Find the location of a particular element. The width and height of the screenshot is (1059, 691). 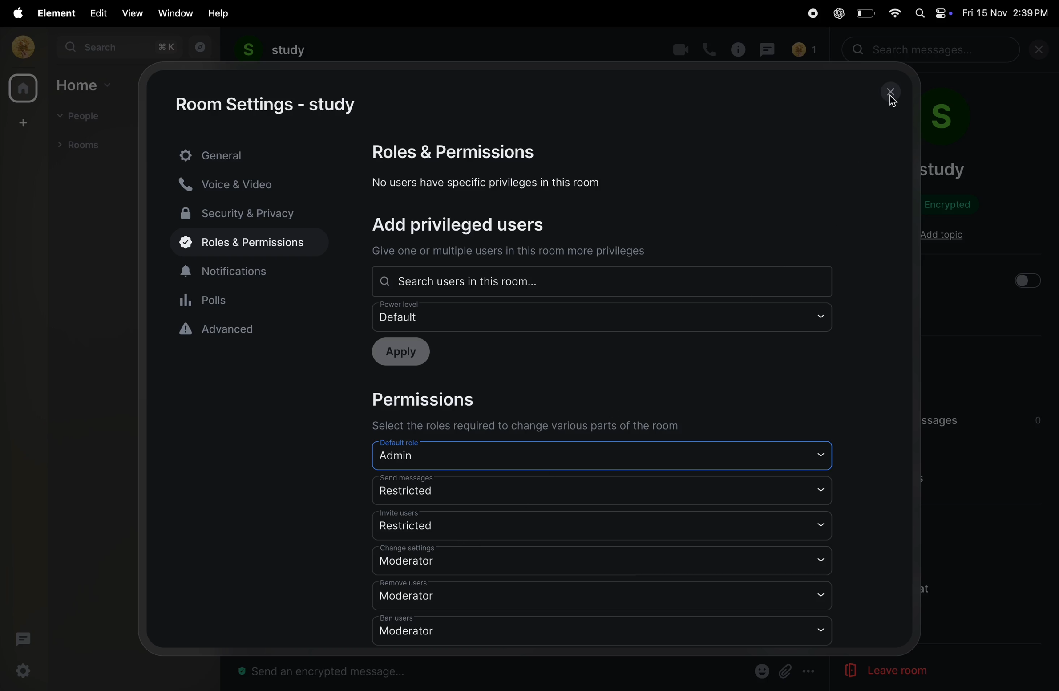

close is located at coordinates (1043, 52).